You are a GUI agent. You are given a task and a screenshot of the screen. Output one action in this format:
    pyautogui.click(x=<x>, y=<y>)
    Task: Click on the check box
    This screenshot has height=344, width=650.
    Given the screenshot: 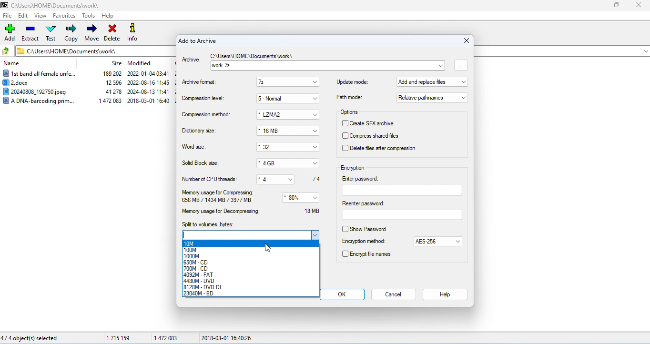 What is the action you would take?
    pyautogui.click(x=345, y=253)
    